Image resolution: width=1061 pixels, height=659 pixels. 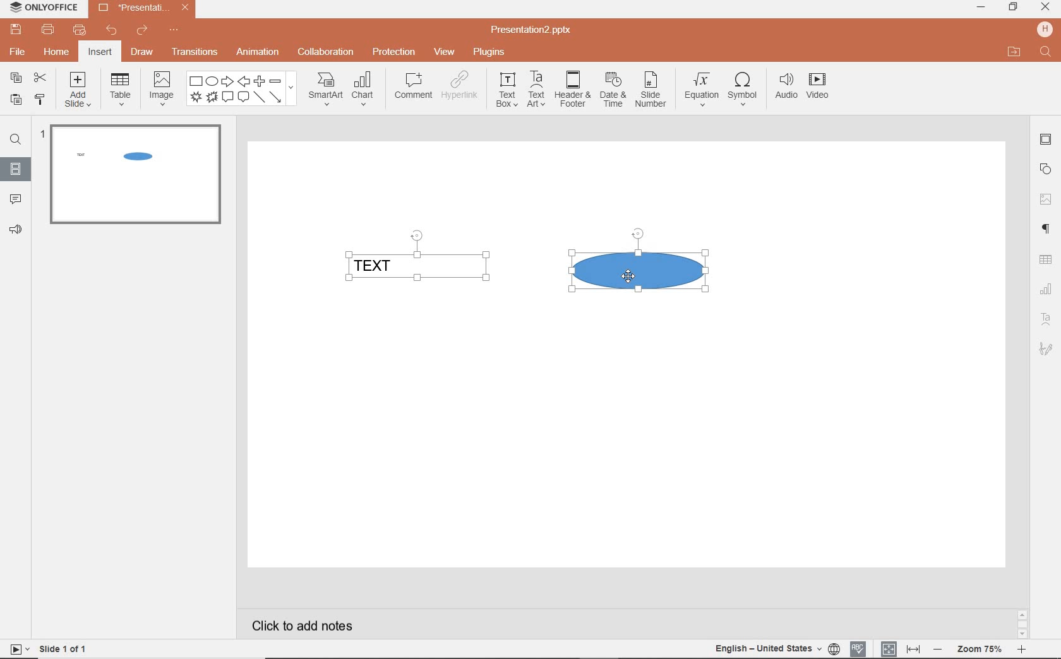 What do you see at coordinates (414, 86) in the screenshot?
I see `comment` at bounding box center [414, 86].